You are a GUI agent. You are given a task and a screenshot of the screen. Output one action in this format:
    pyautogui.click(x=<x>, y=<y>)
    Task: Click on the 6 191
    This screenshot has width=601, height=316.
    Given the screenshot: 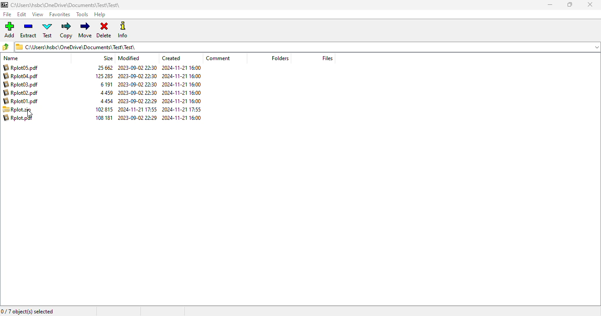 What is the action you would take?
    pyautogui.click(x=106, y=85)
    